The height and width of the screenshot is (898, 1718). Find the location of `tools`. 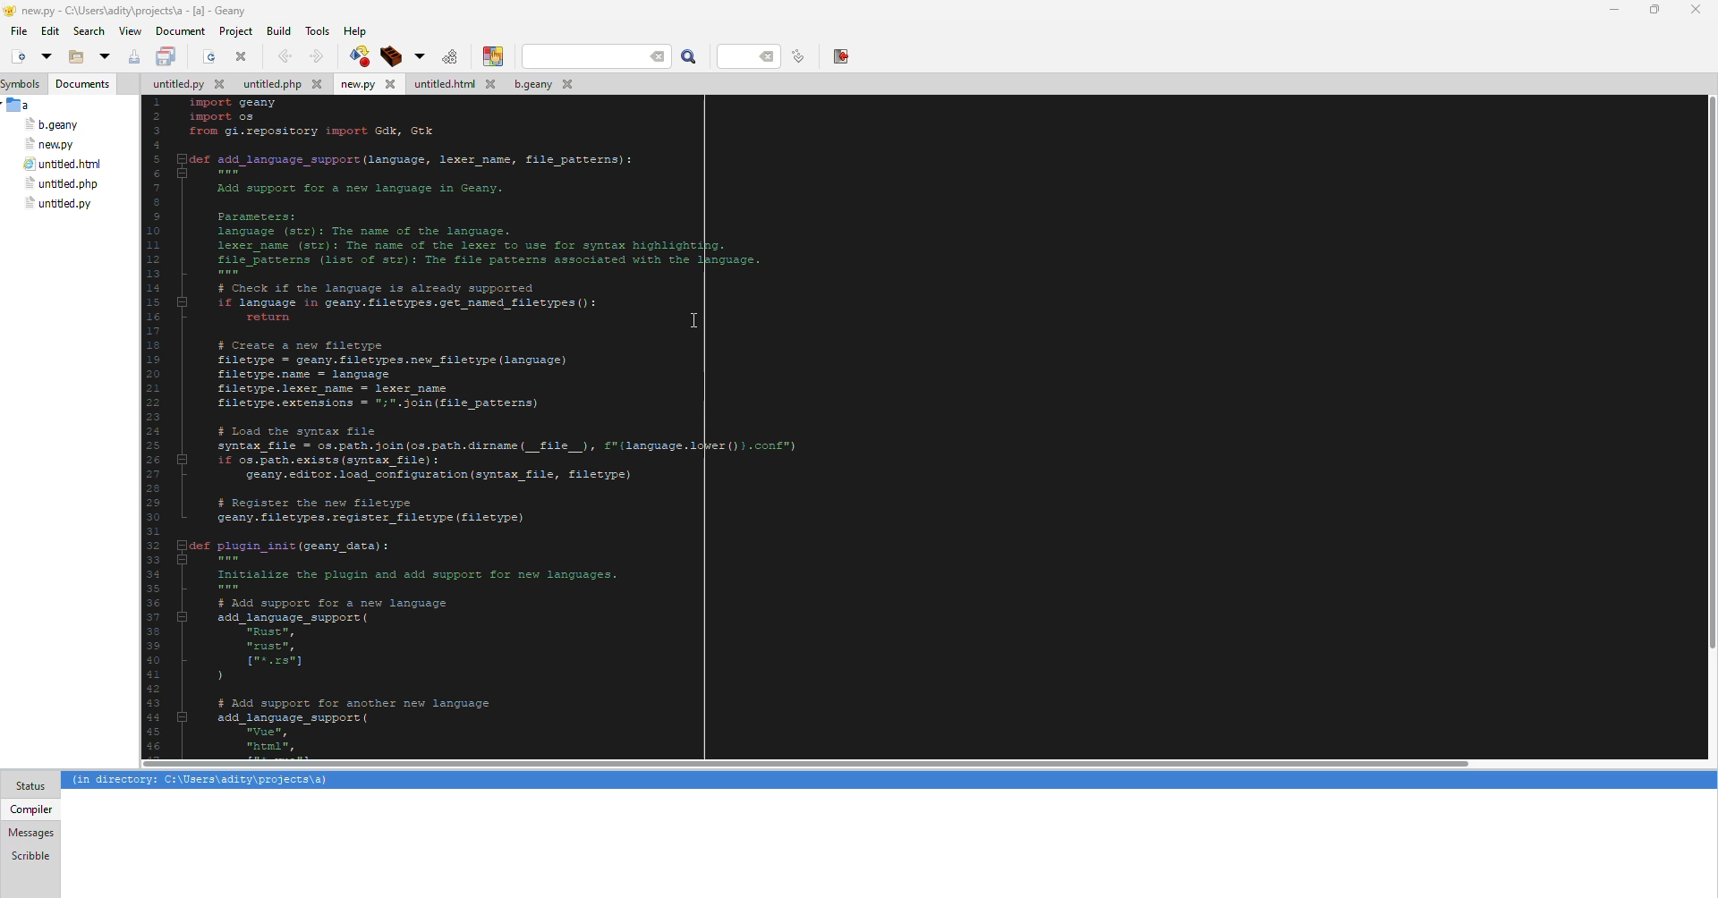

tools is located at coordinates (318, 31).